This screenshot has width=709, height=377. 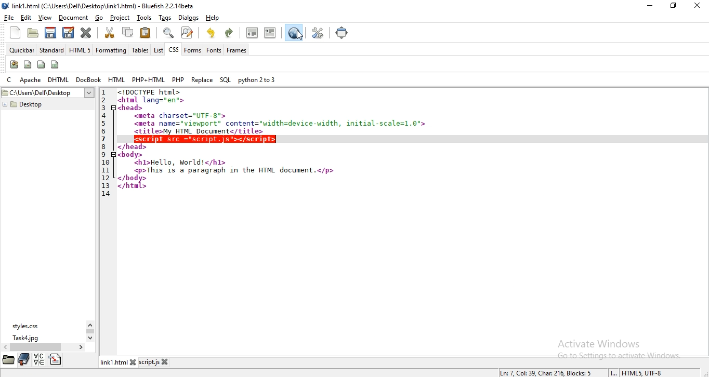 I want to click on span, so click(x=27, y=64).